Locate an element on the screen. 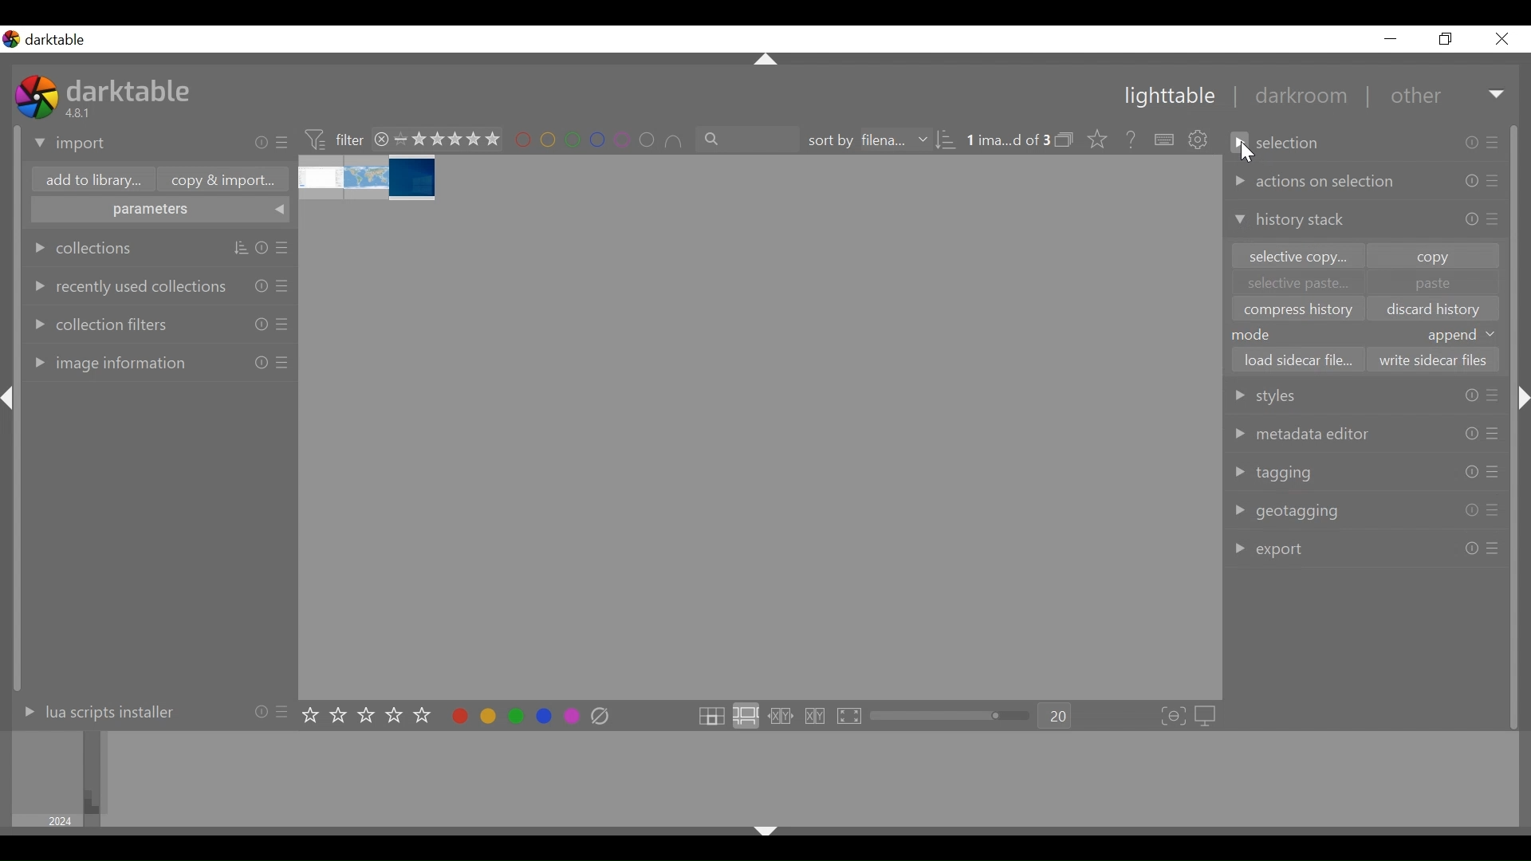 Image resolution: width=1531 pixels, height=861 pixels. sorting is located at coordinates (946, 140).